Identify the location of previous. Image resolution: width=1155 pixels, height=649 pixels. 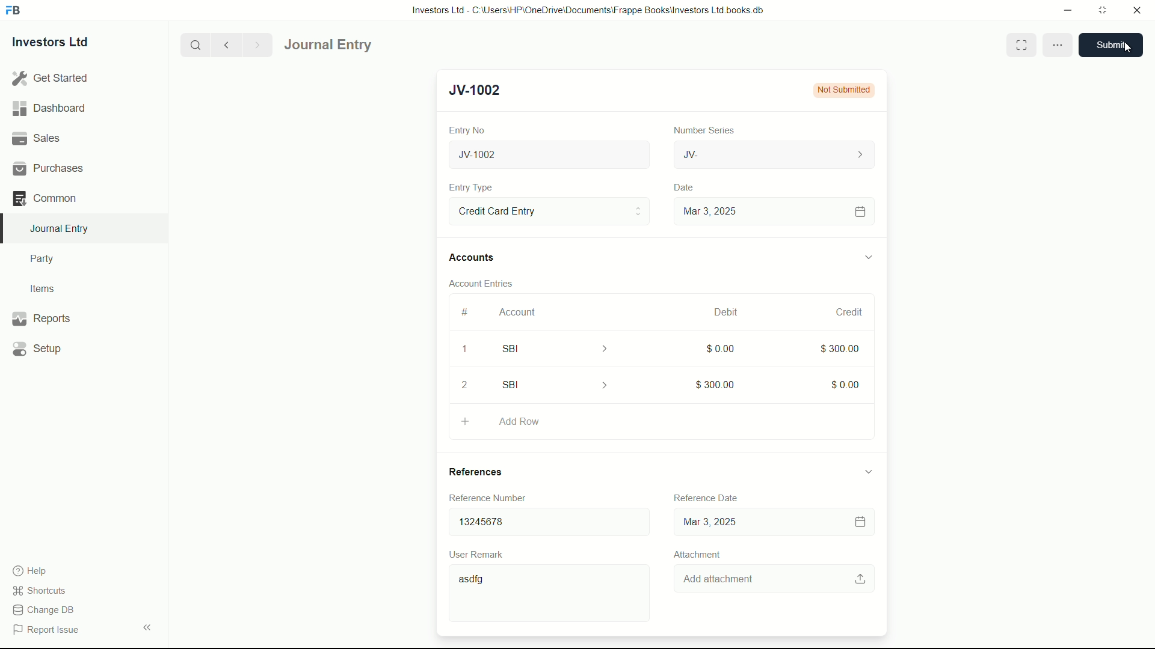
(225, 44).